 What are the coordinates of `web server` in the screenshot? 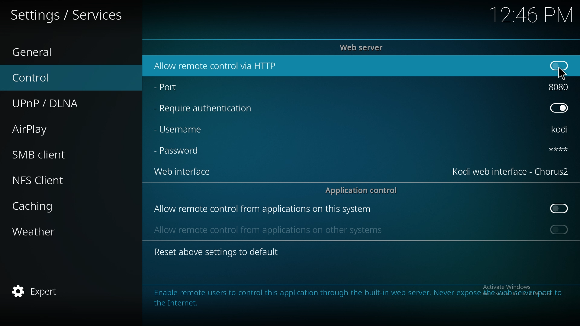 It's located at (363, 47).